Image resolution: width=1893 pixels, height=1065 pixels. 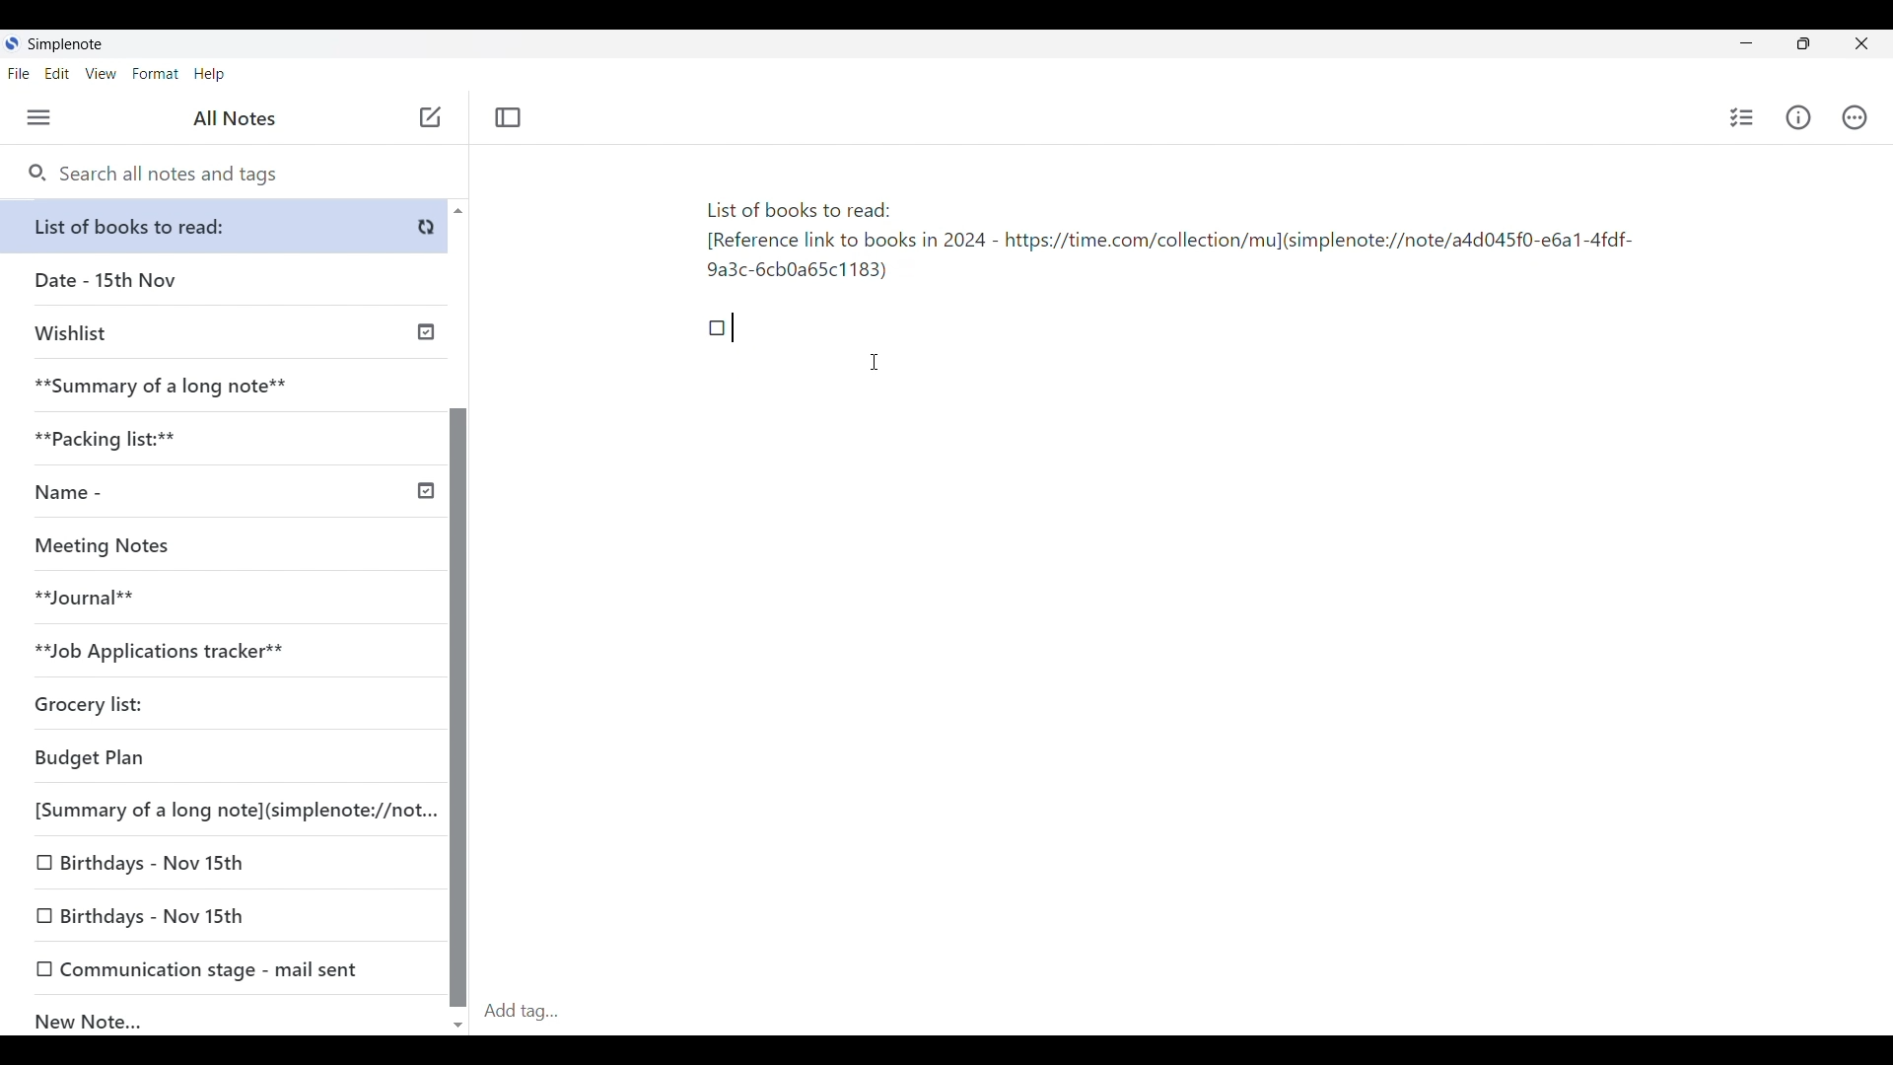 I want to click on Meeting Notes, so click(x=217, y=546).